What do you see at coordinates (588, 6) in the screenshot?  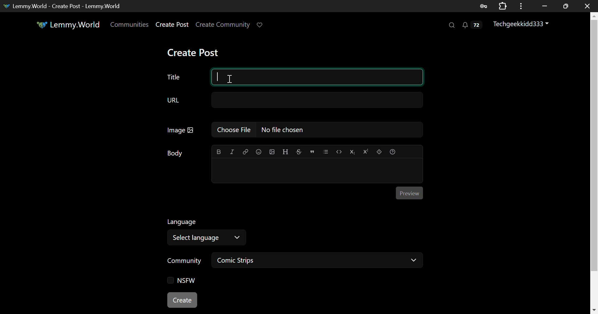 I see `Close Window` at bounding box center [588, 6].